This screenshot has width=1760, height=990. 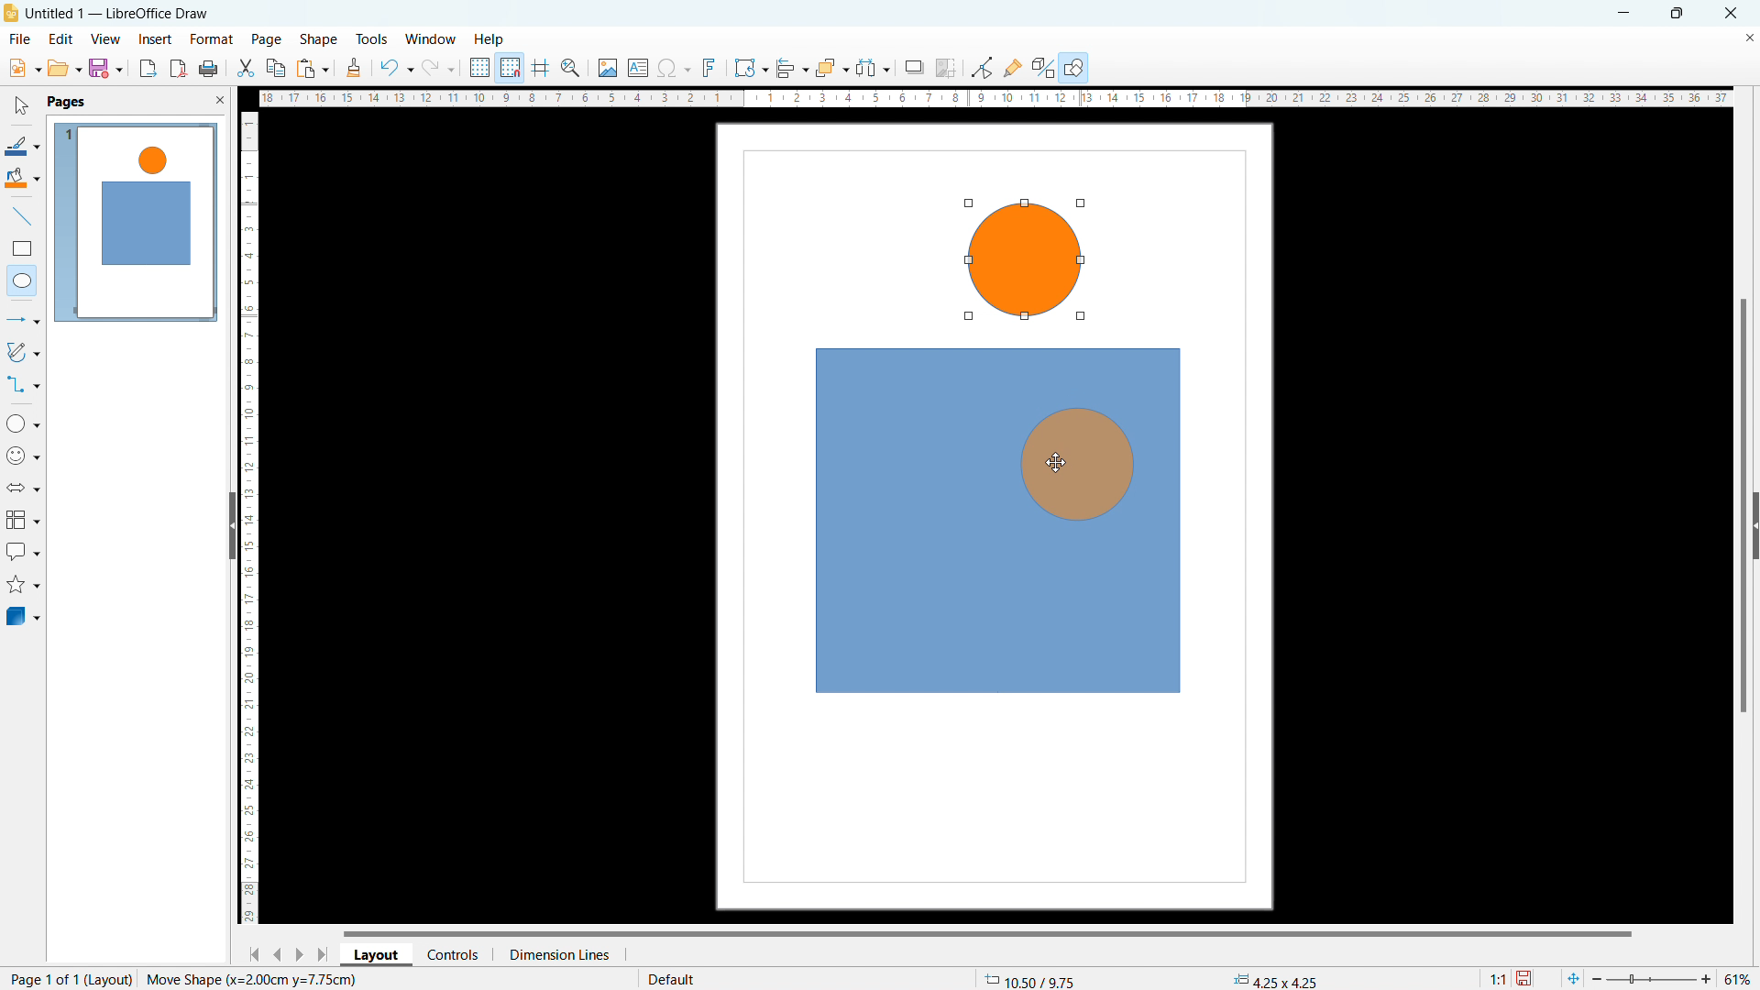 What do you see at coordinates (156, 40) in the screenshot?
I see `insert` at bounding box center [156, 40].